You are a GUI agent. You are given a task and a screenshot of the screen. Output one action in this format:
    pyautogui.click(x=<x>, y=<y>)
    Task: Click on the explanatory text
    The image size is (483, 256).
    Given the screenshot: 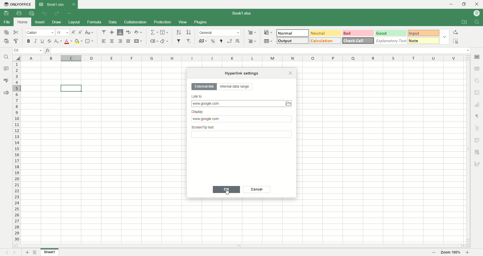 What is the action you would take?
    pyautogui.click(x=391, y=40)
    